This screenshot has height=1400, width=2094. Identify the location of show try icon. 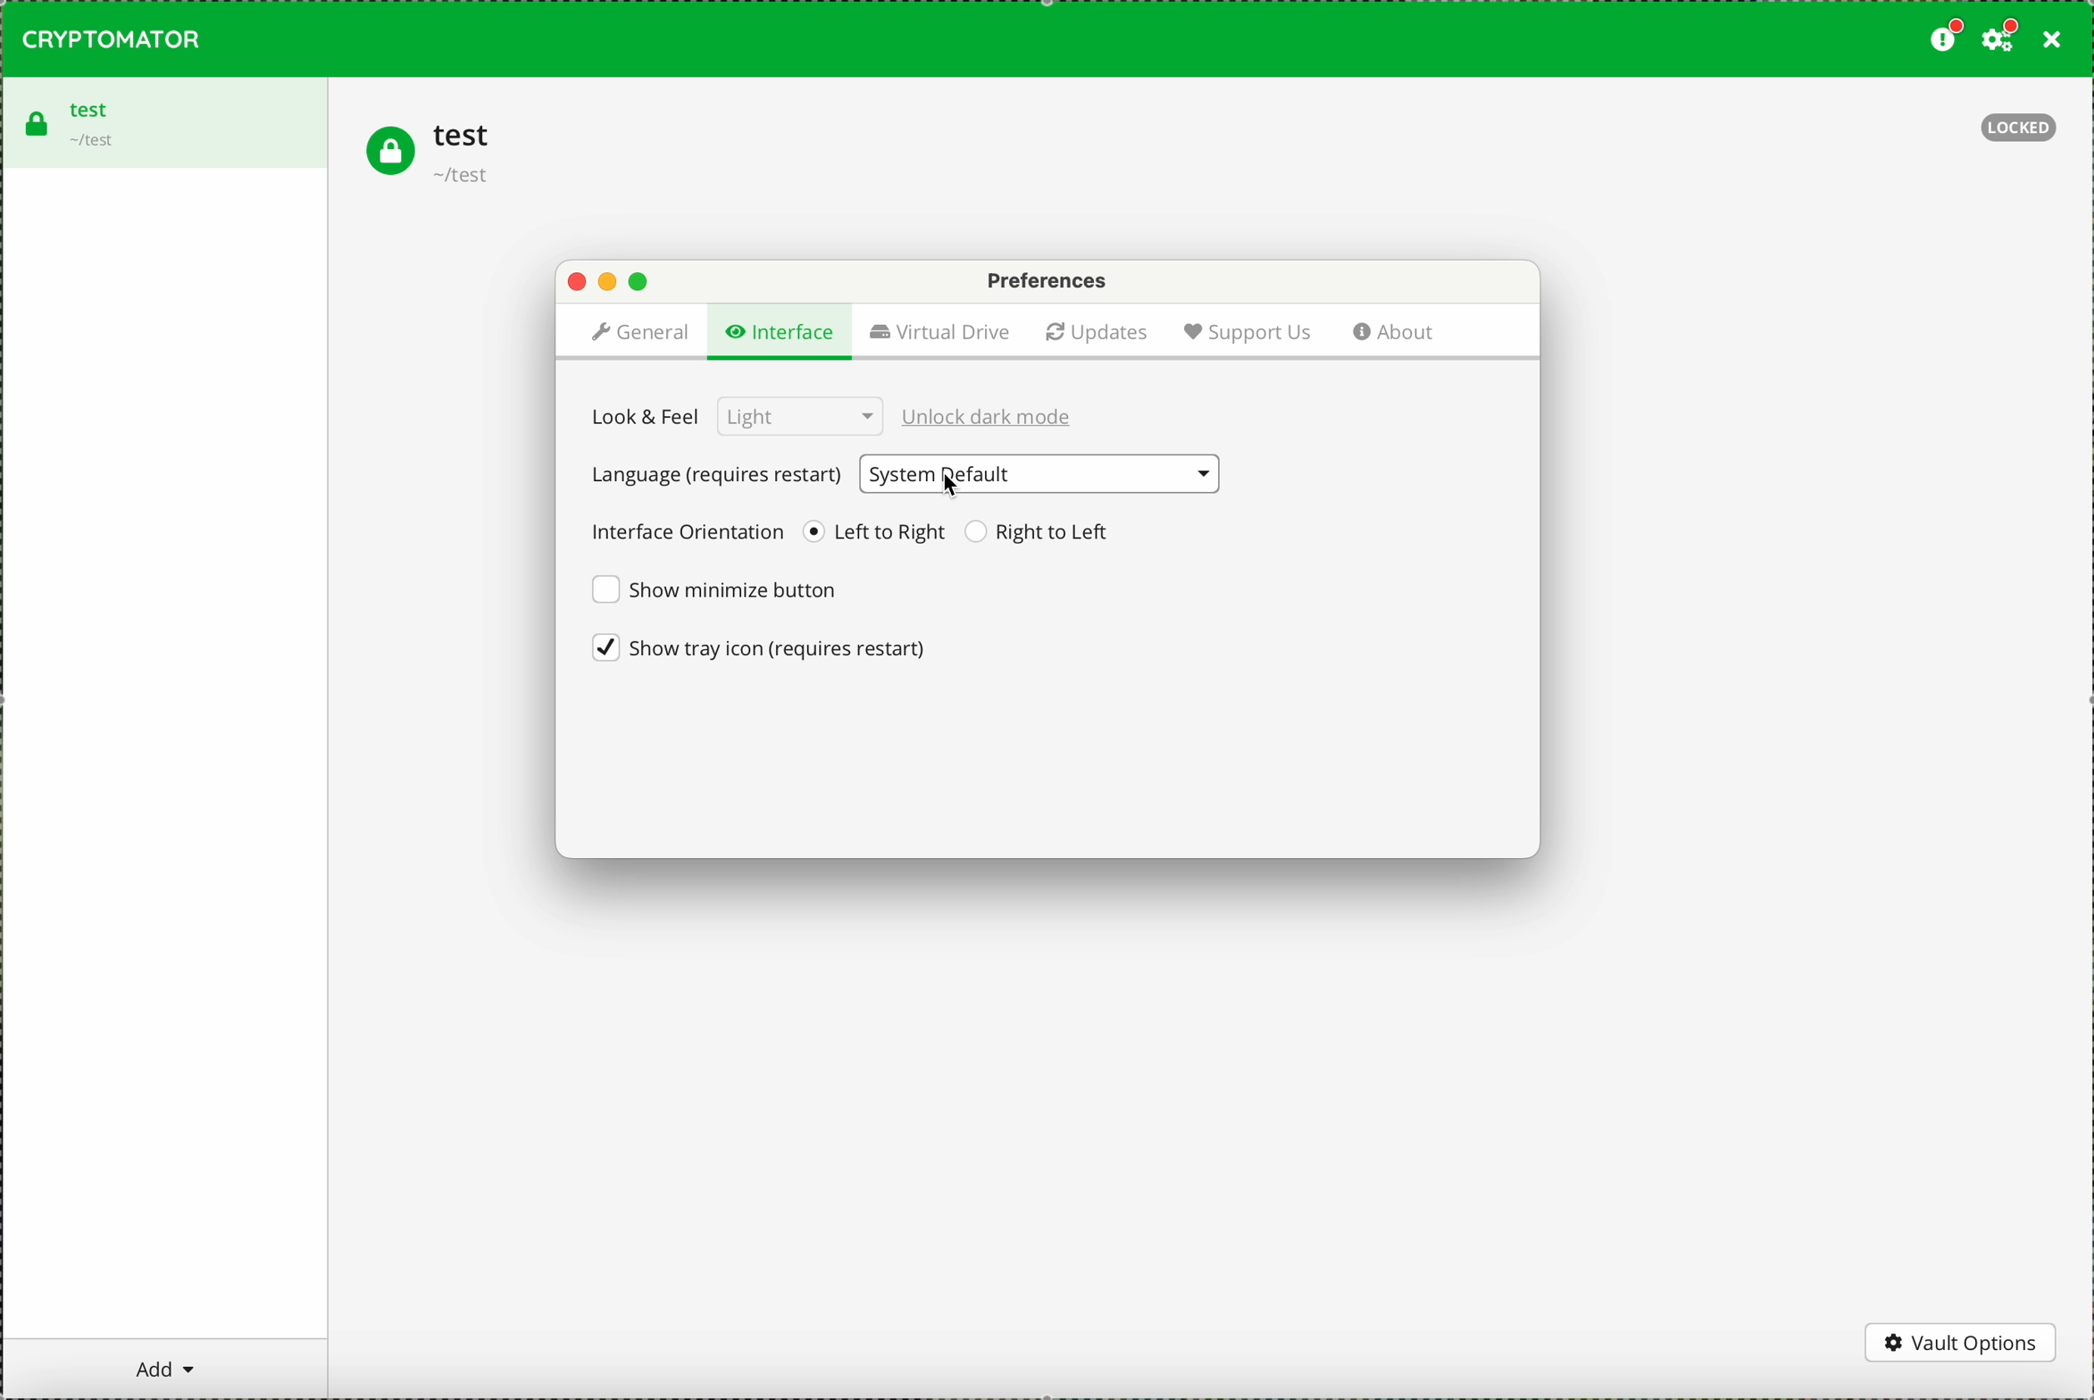
(759, 647).